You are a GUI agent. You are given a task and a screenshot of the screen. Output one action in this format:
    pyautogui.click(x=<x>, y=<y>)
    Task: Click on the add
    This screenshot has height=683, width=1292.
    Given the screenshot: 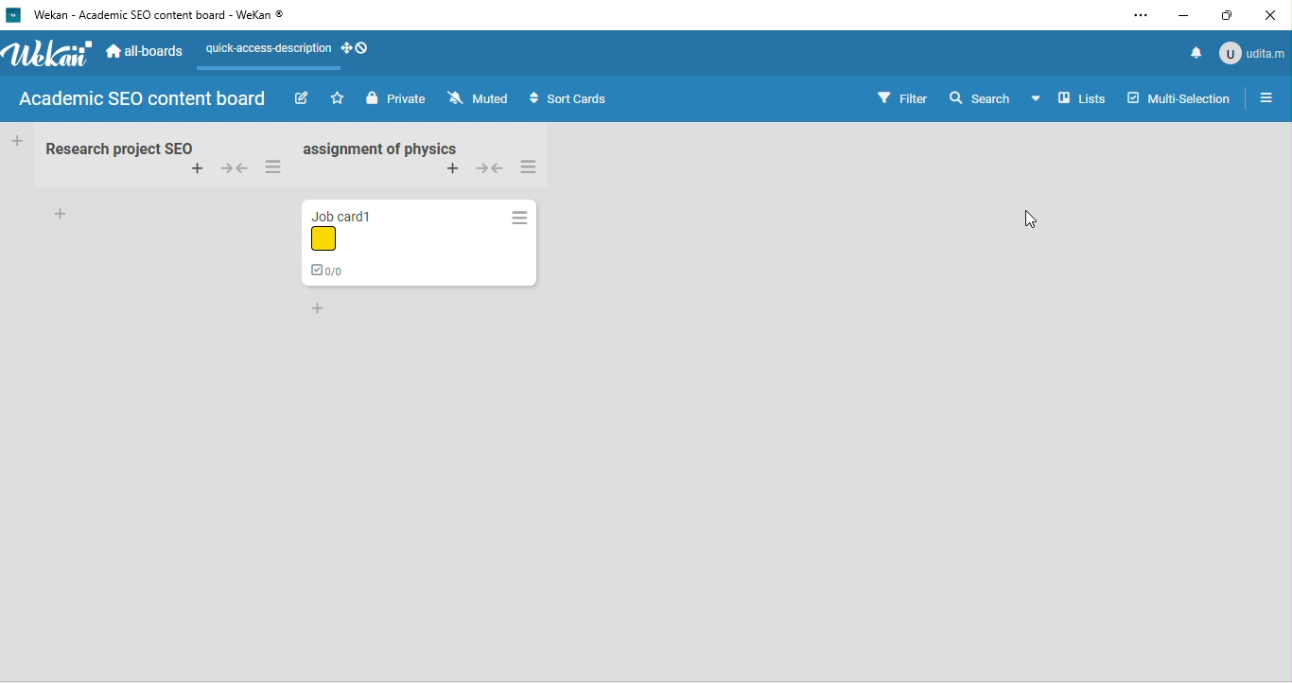 What is the action you would take?
    pyautogui.click(x=321, y=307)
    